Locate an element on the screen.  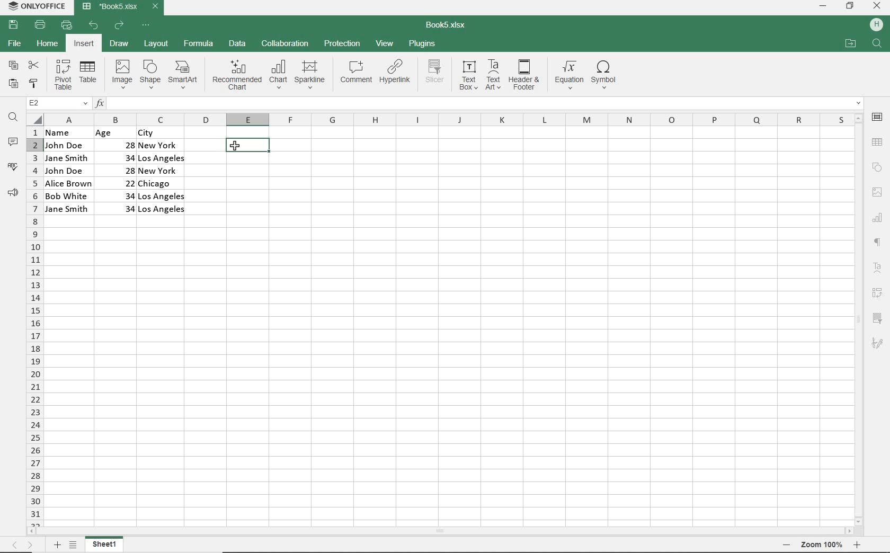
PARAGRAPH SETTINGS is located at coordinates (877, 241).